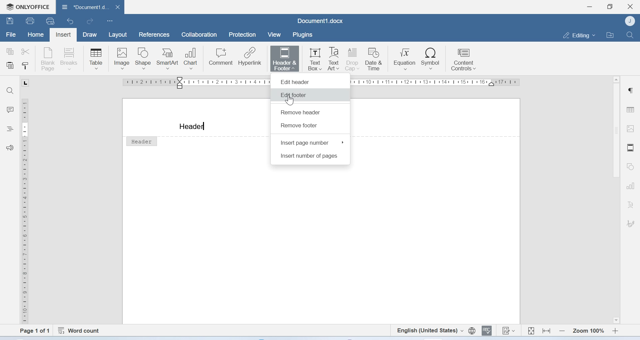 Image resolution: width=640 pixels, height=340 pixels. What do you see at coordinates (531, 330) in the screenshot?
I see `Fit to page` at bounding box center [531, 330].